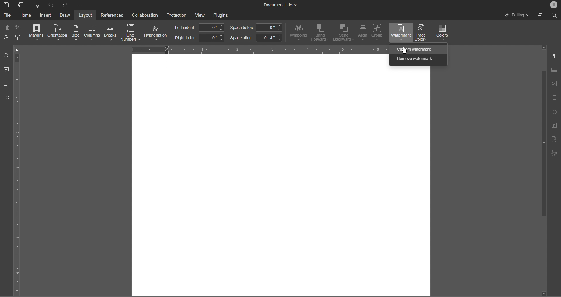  What do you see at coordinates (51, 5) in the screenshot?
I see `Undo` at bounding box center [51, 5].